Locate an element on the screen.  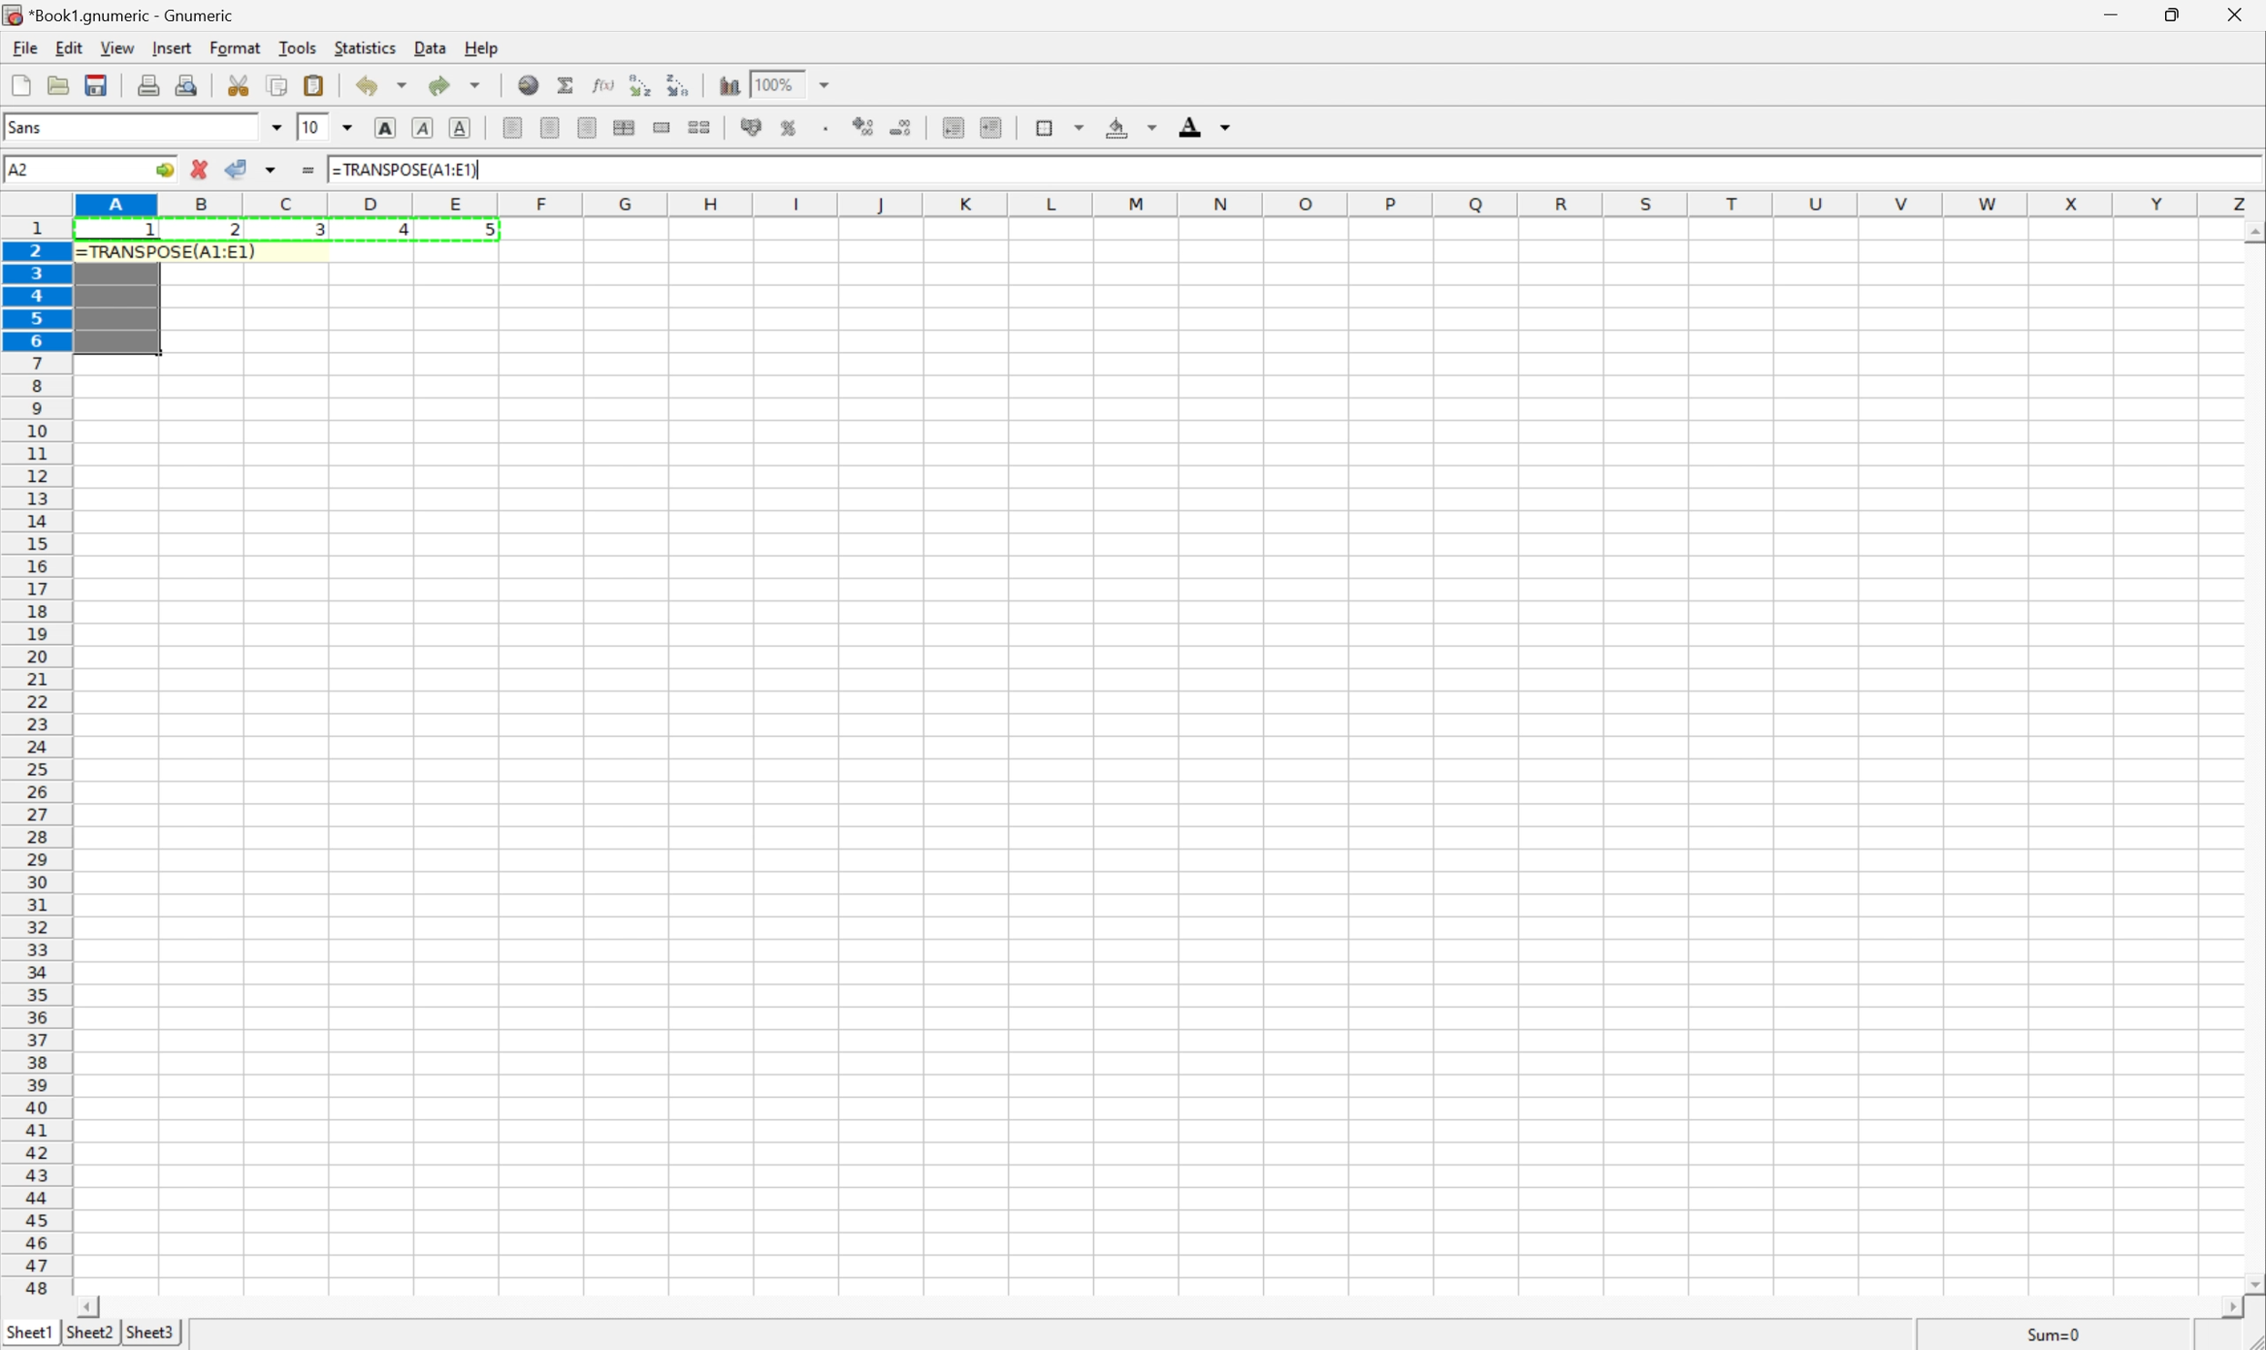
accept changes is located at coordinates (238, 169).